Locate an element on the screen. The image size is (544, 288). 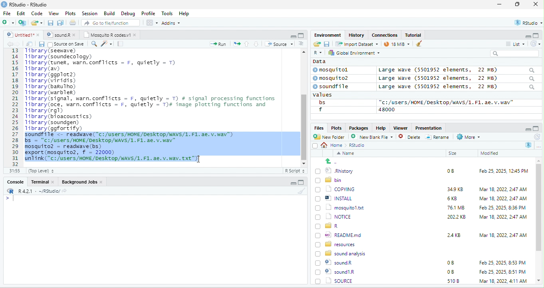
Terminal is located at coordinates (43, 181).